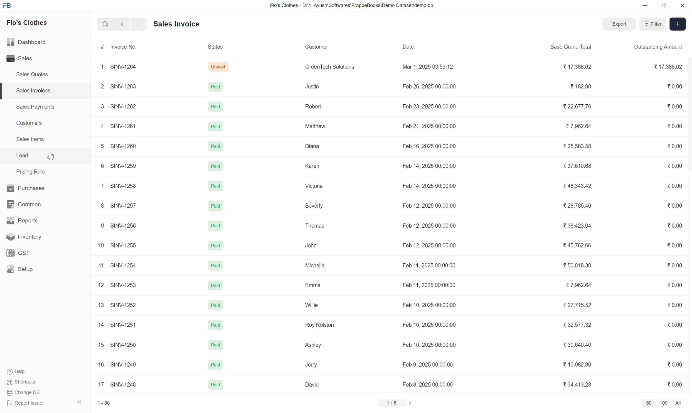 Image resolution: width=692 pixels, height=413 pixels. I want to click on (®) Help, so click(19, 370).